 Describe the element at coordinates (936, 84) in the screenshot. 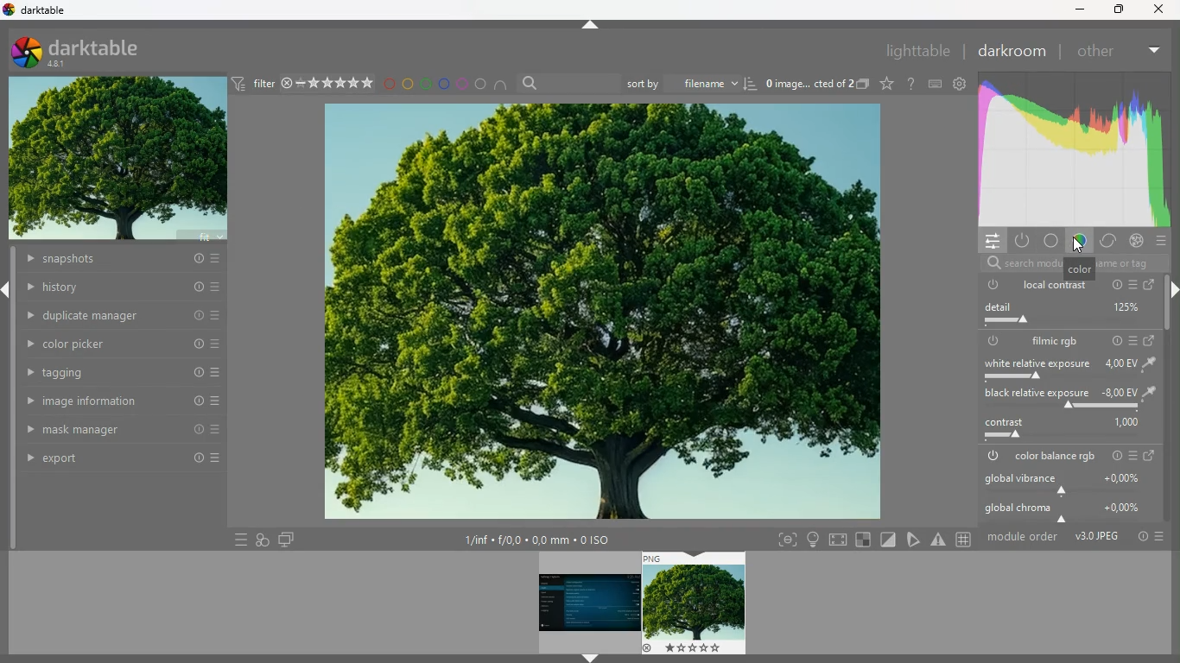

I see `keyboard` at that location.